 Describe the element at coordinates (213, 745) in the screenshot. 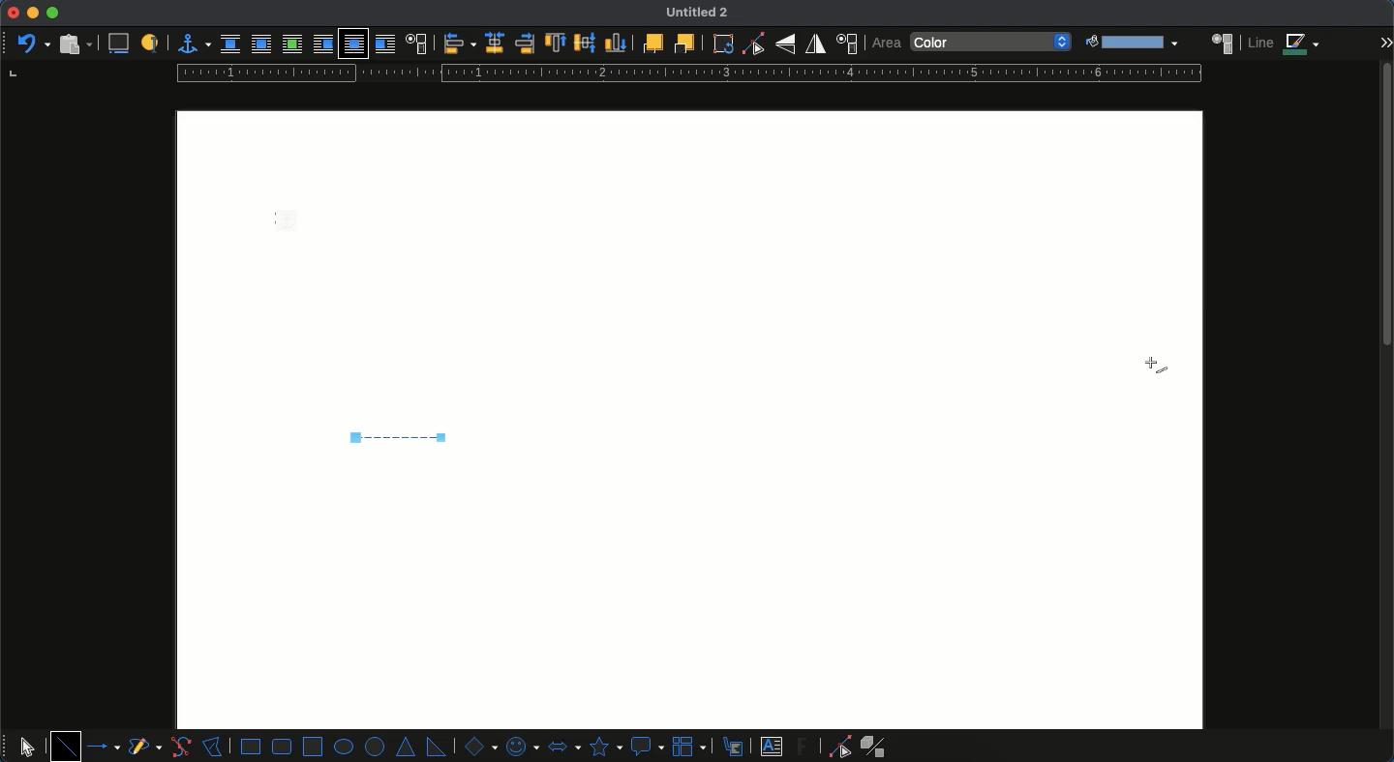

I see `polygon` at that location.